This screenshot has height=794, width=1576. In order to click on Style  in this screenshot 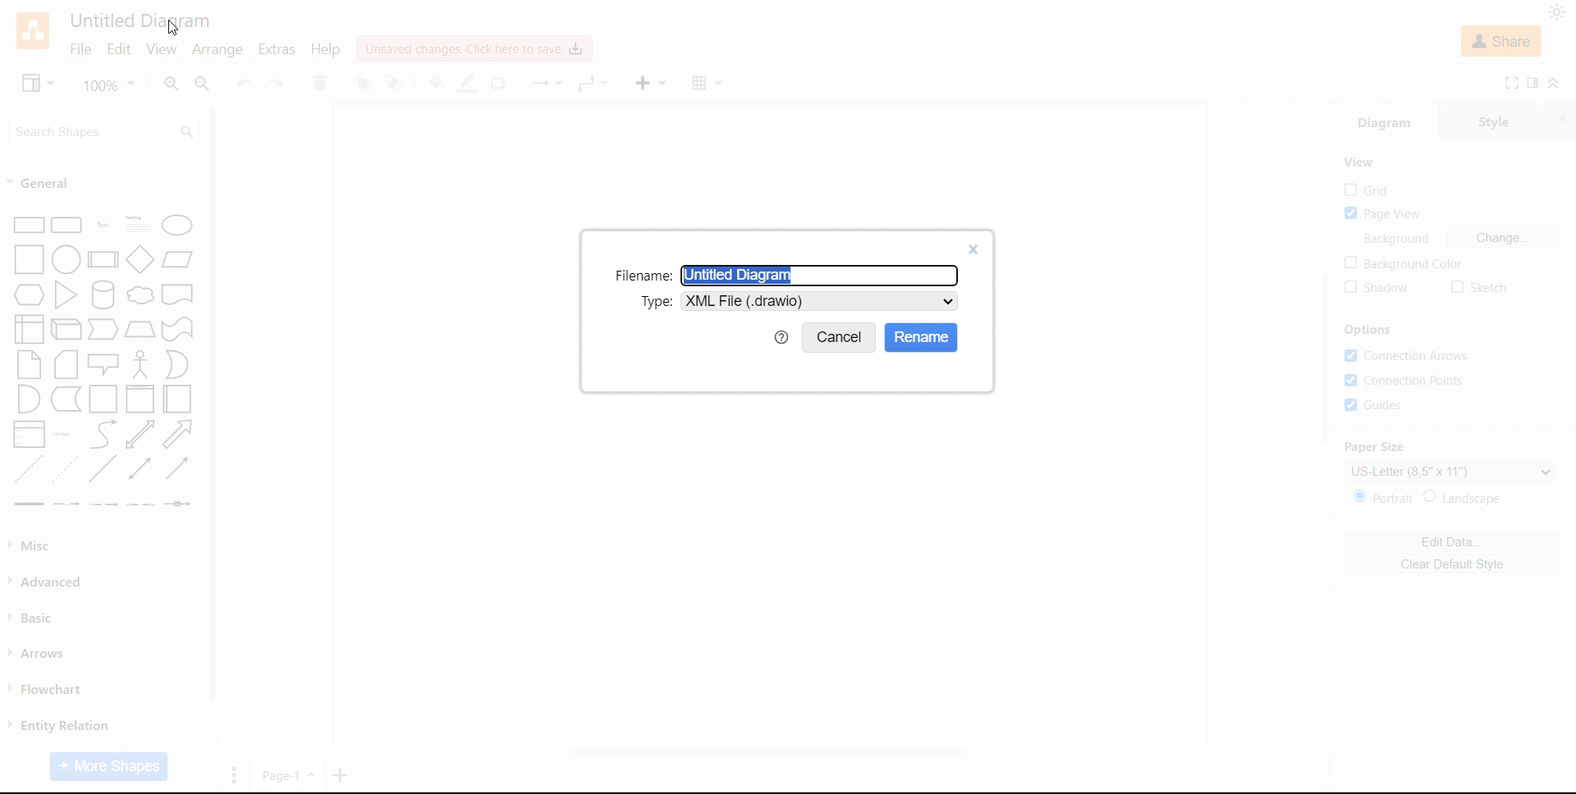, I will do `click(1496, 119)`.